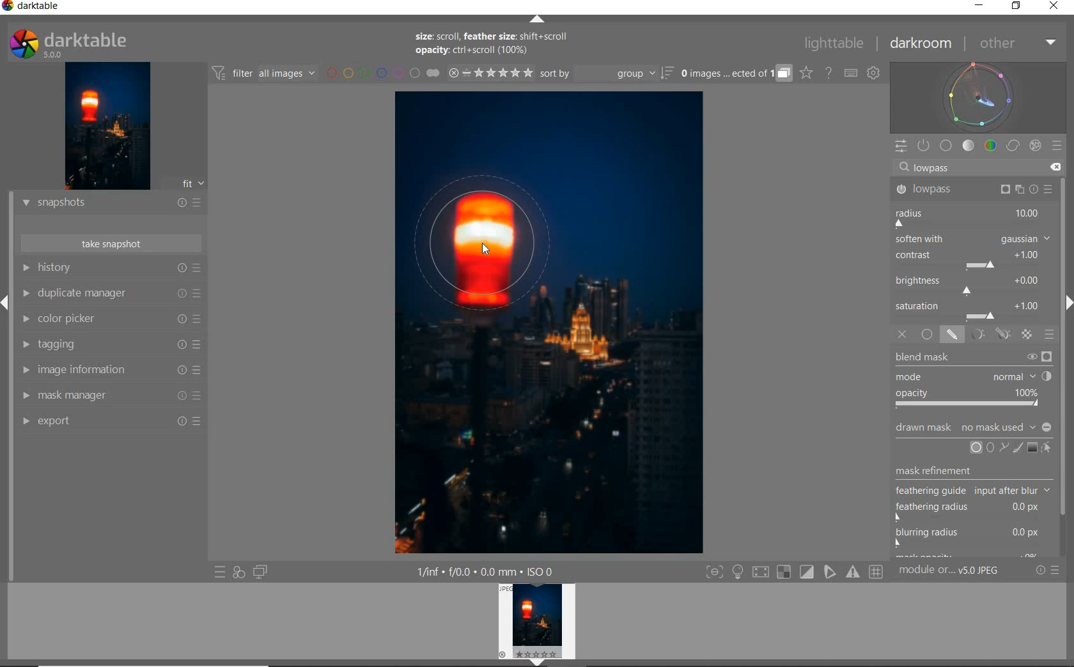 This screenshot has height=667, width=1074. I want to click on MASK REFINEMENT, so click(976, 510).